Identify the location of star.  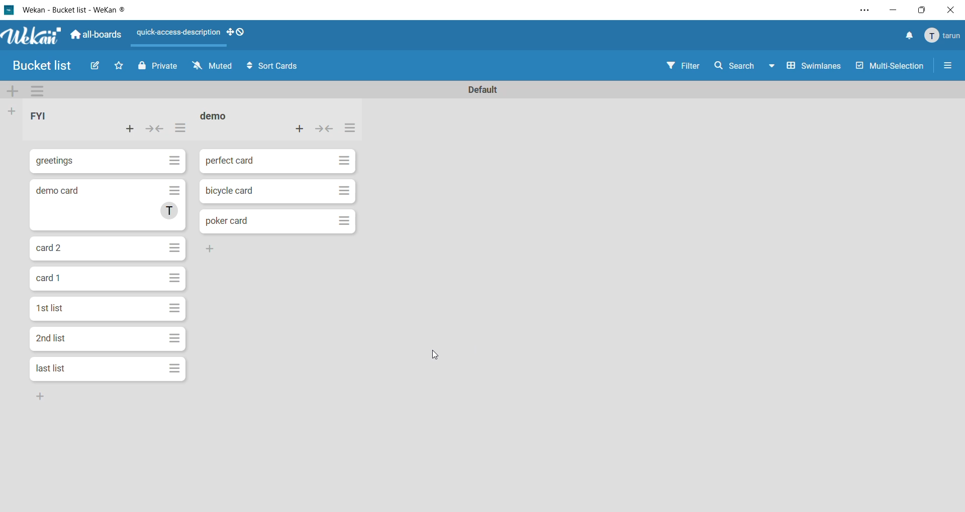
(117, 65).